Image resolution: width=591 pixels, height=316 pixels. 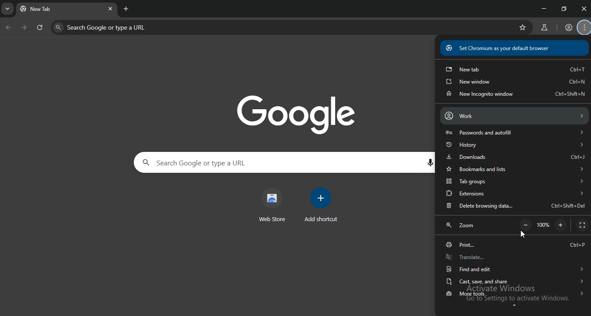 What do you see at coordinates (8, 10) in the screenshot?
I see `search tabs` at bounding box center [8, 10].